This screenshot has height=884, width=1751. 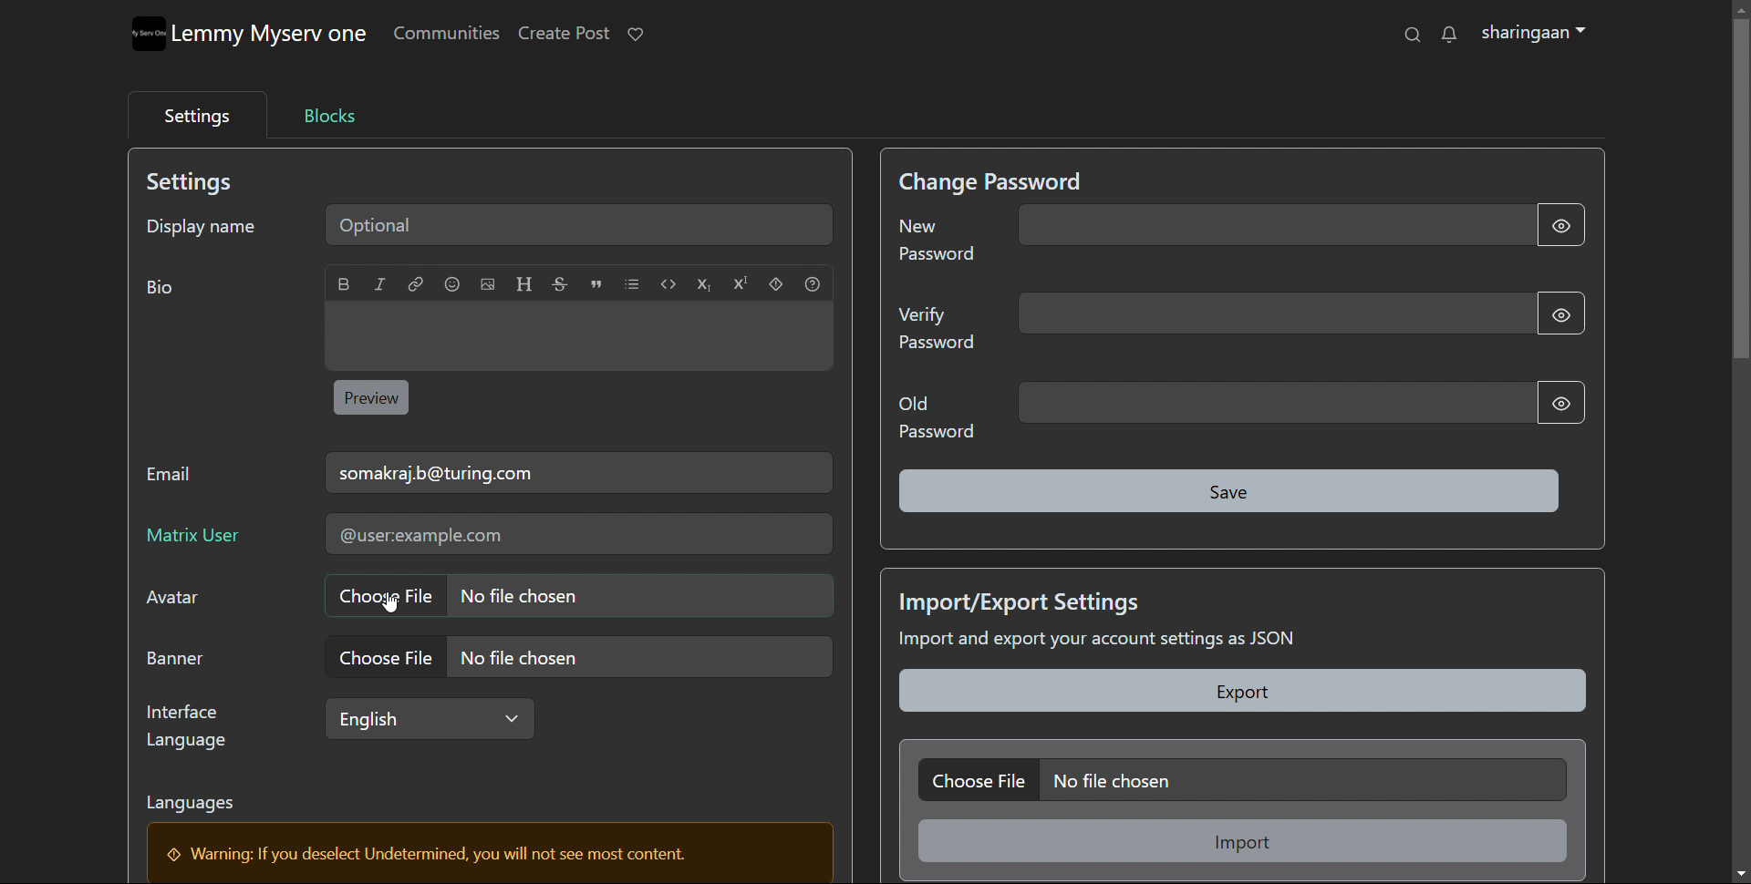 What do you see at coordinates (577, 656) in the screenshot?
I see `choose file for banner` at bounding box center [577, 656].